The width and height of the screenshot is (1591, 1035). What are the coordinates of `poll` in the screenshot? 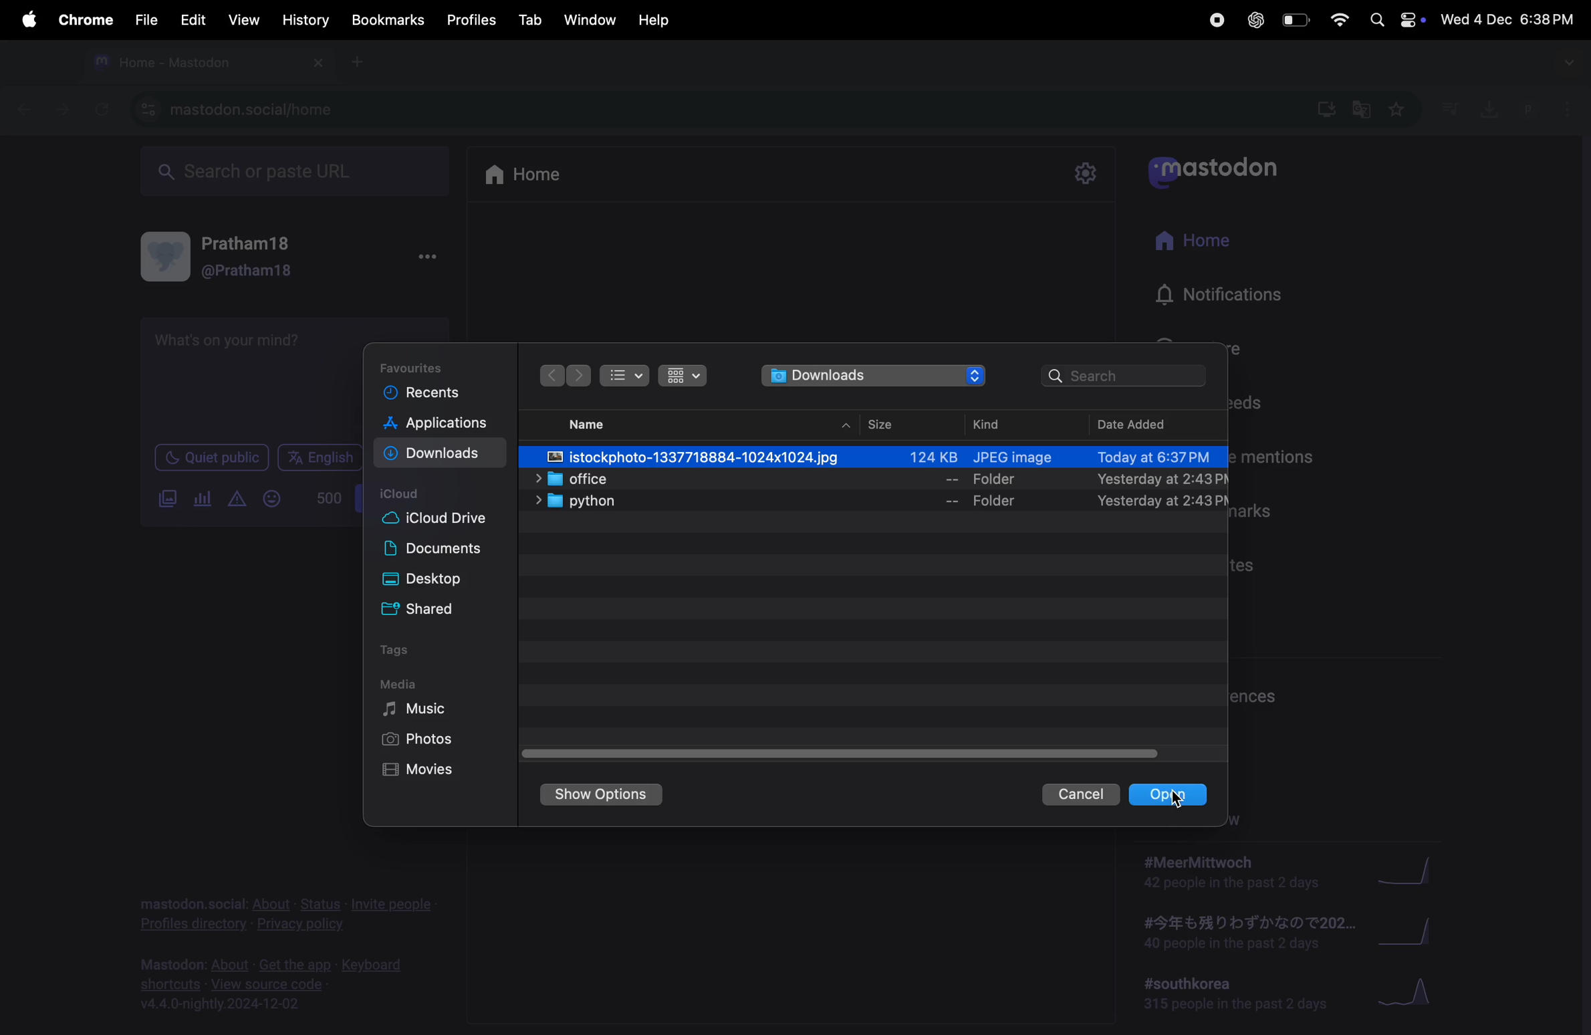 It's located at (199, 499).